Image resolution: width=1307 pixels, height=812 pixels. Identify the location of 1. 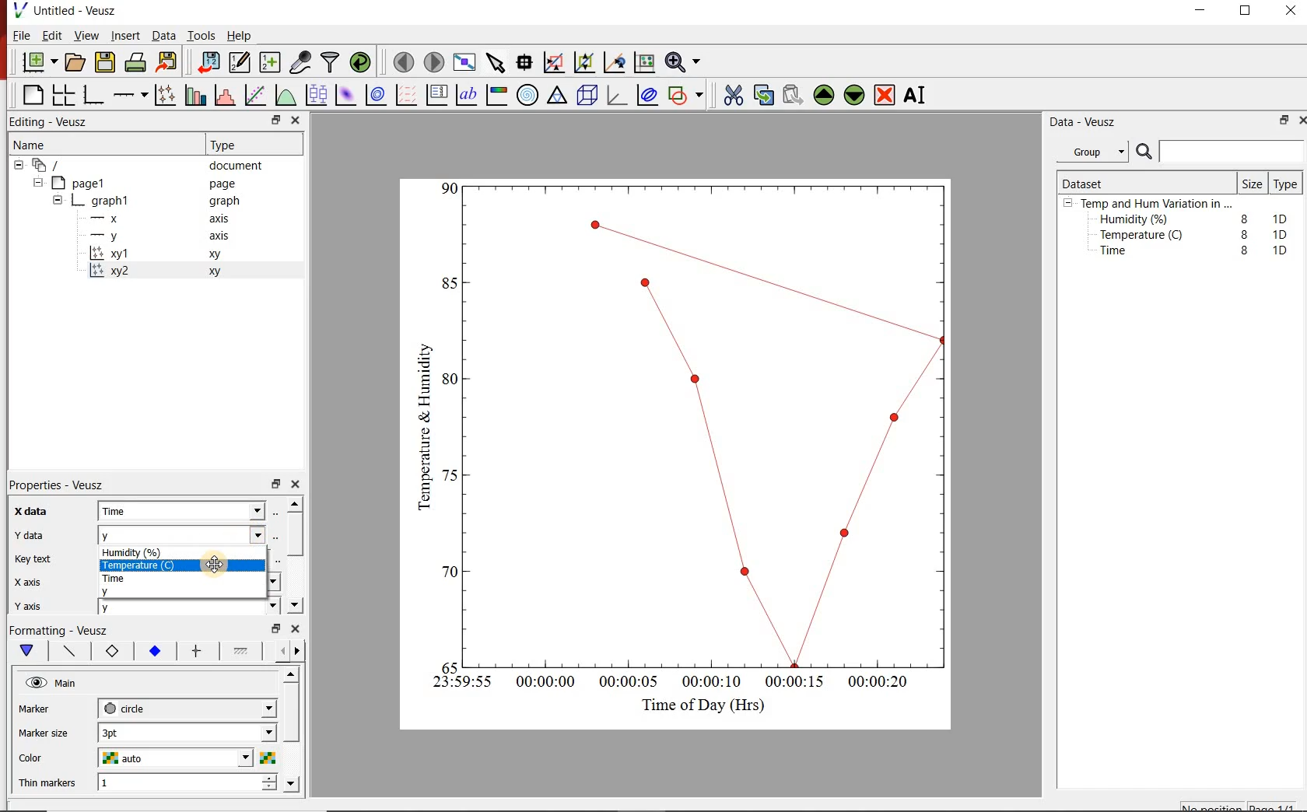
(149, 784).